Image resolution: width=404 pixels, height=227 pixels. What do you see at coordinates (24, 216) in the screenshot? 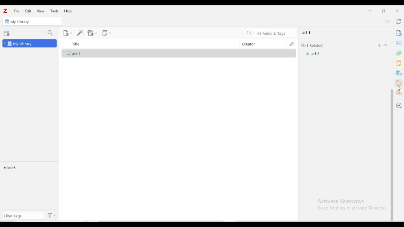
I see `filter tags` at bounding box center [24, 216].